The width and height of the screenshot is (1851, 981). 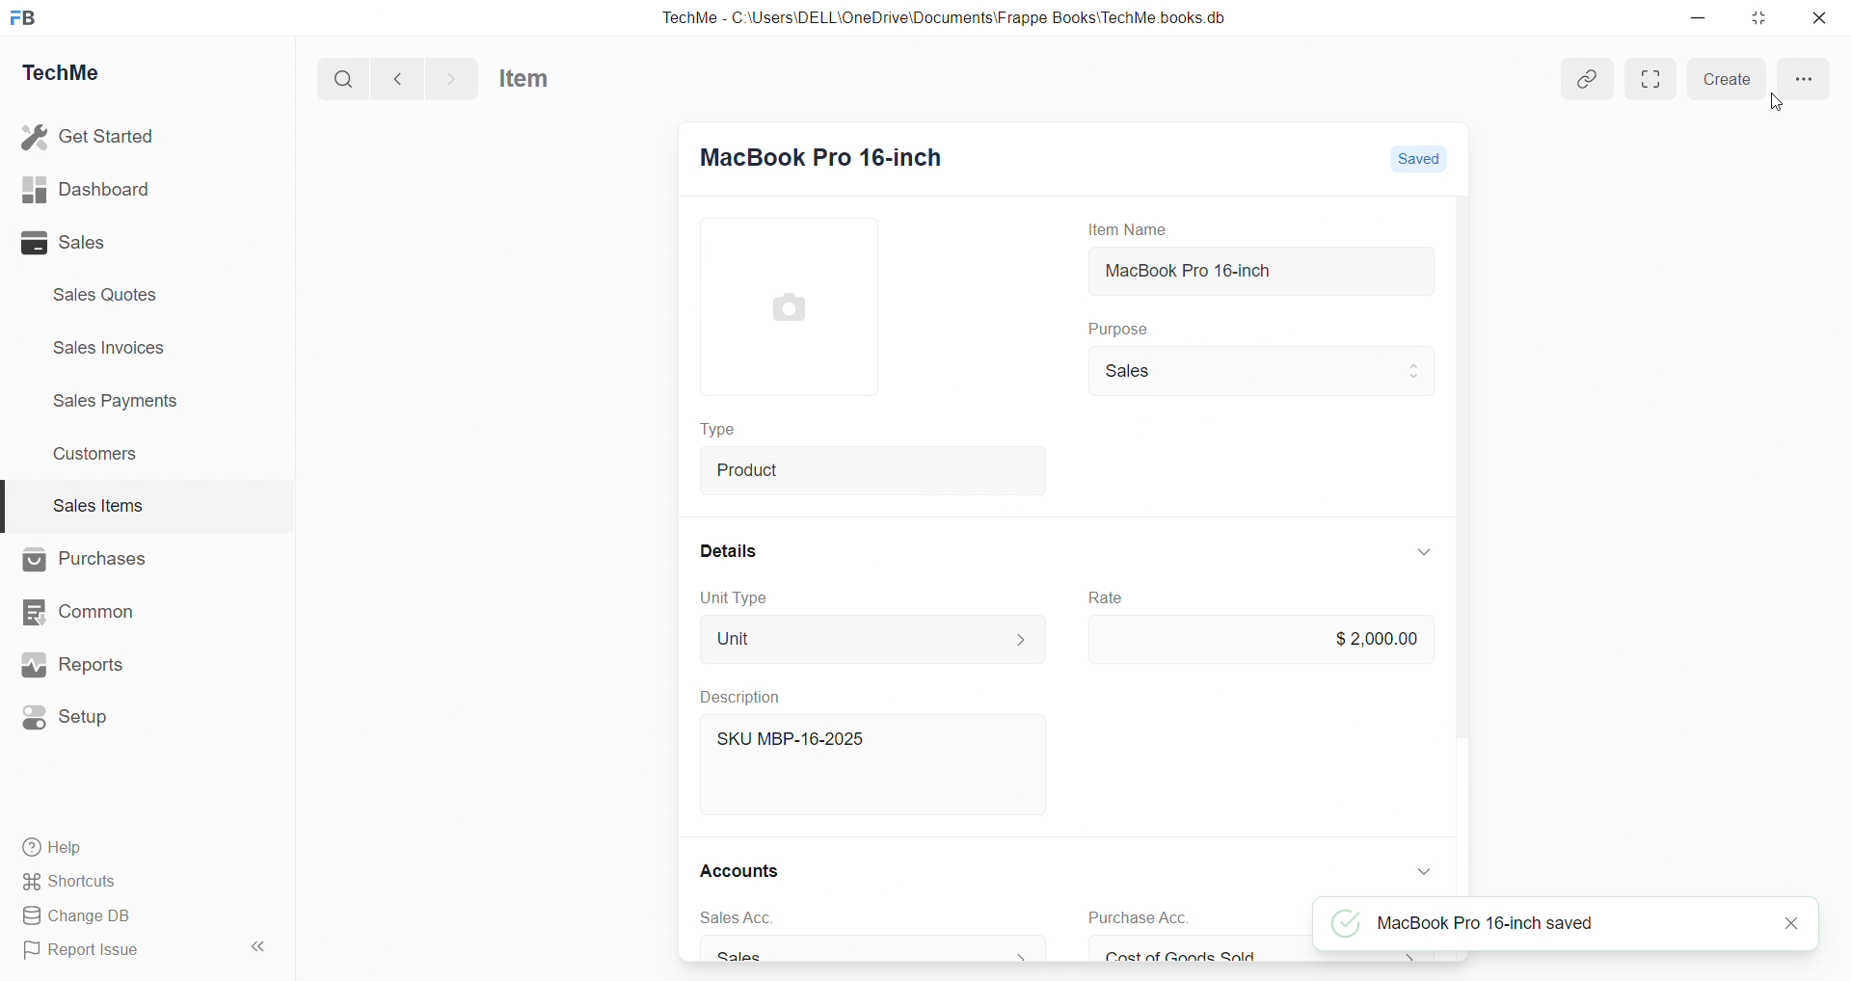 I want to click on Sales Items, so click(x=98, y=505).